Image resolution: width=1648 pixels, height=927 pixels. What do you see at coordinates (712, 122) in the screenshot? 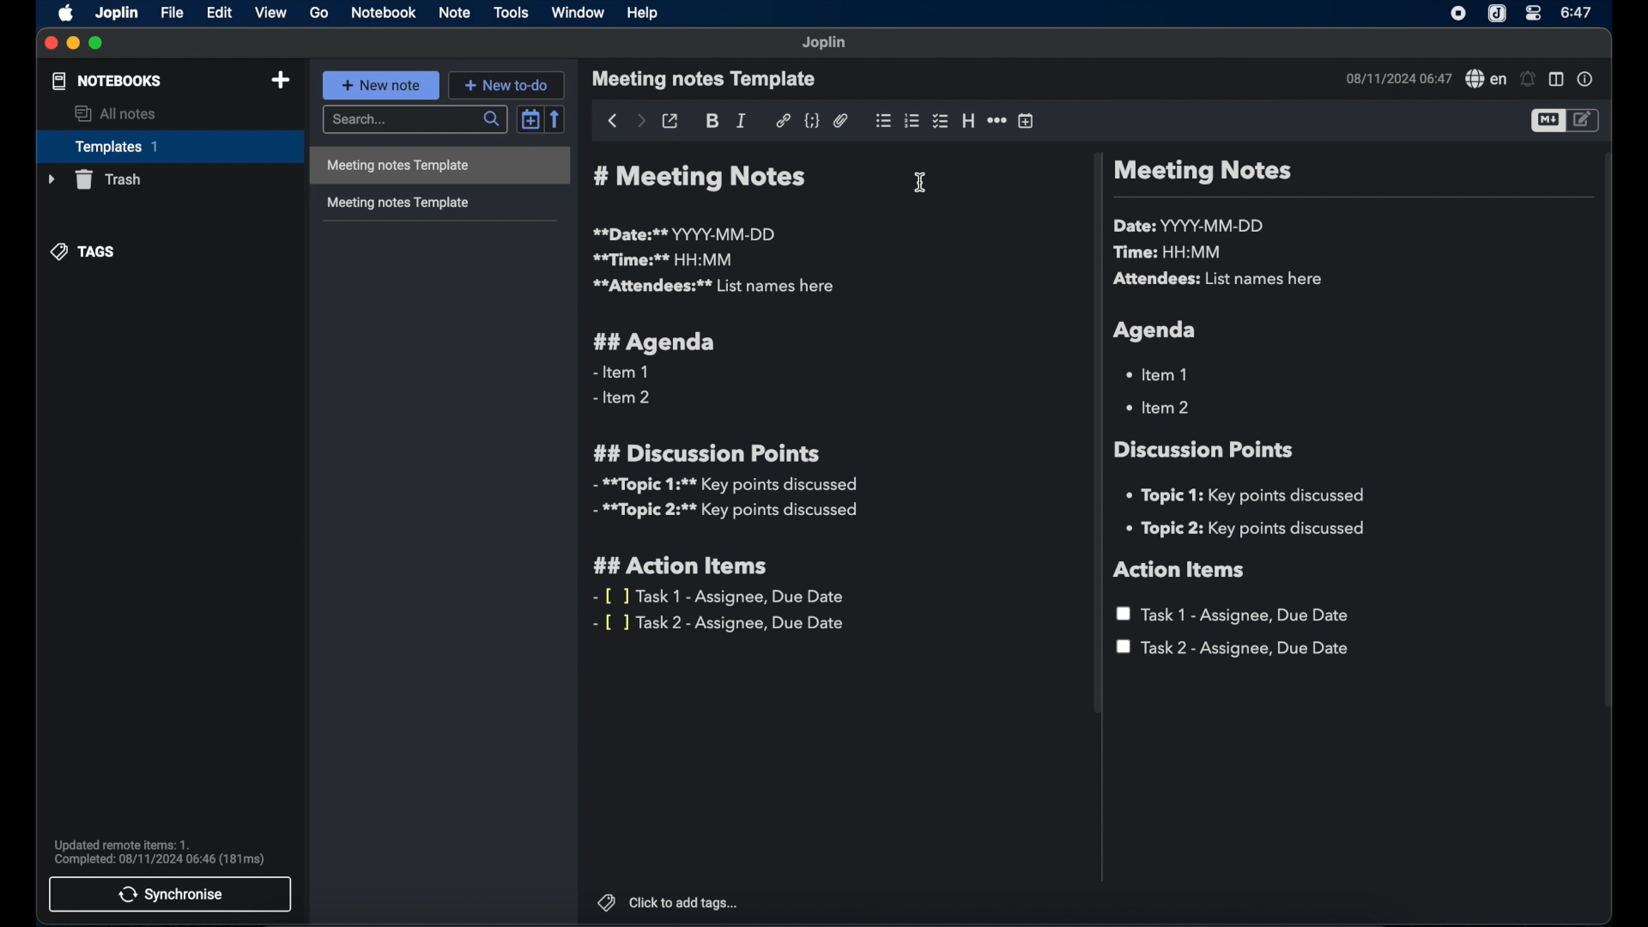
I see `bold` at bounding box center [712, 122].